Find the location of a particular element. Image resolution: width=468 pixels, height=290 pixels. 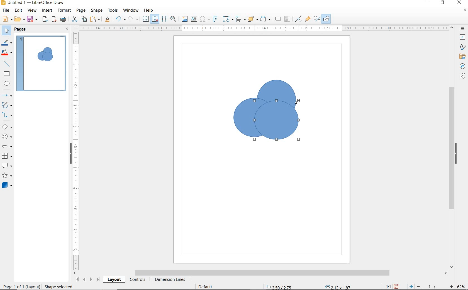

RESTORE DOWN is located at coordinates (443, 3).